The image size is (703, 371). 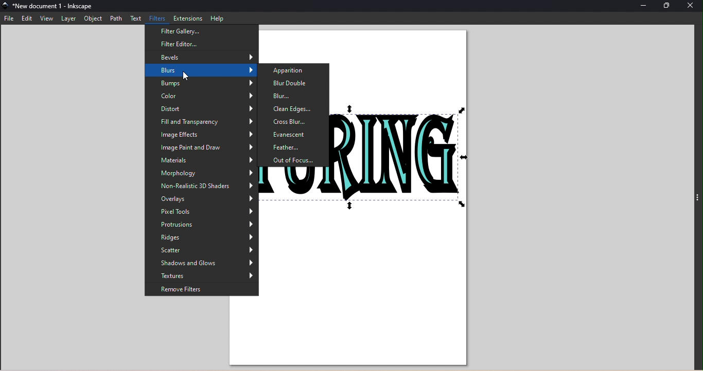 I want to click on Fill and Transparancy, so click(x=201, y=120).